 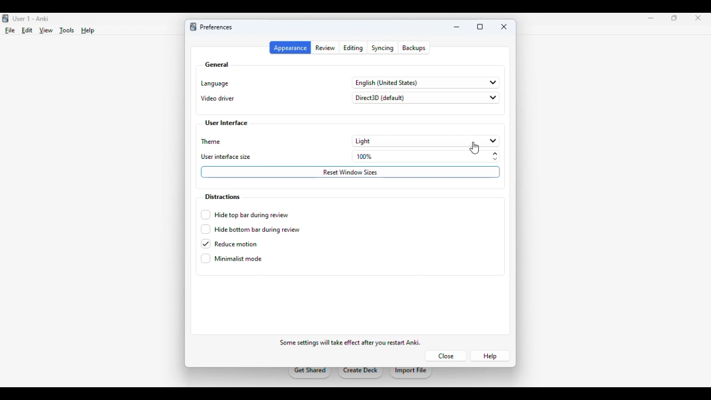 What do you see at coordinates (445, 356) in the screenshot?
I see `close` at bounding box center [445, 356].